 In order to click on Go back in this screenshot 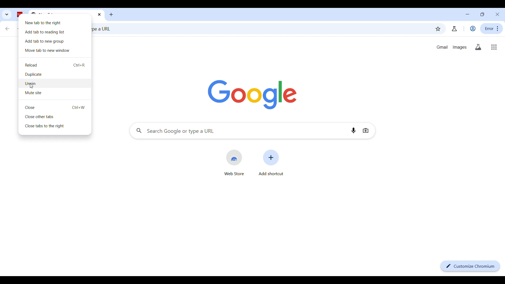, I will do `click(7, 29)`.